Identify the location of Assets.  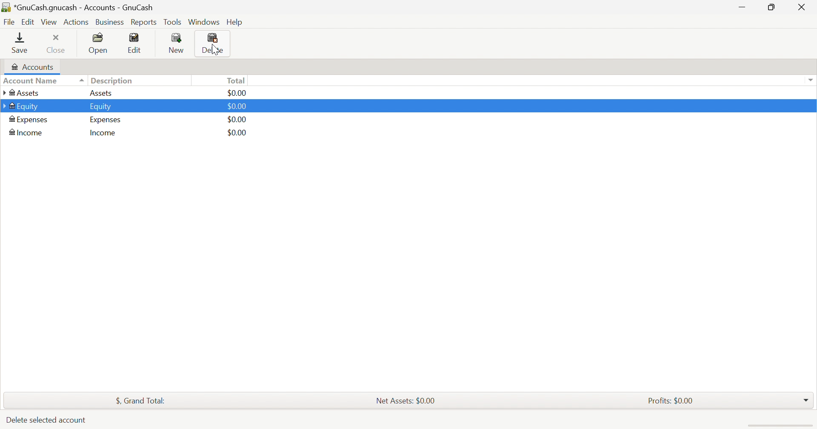
(101, 94).